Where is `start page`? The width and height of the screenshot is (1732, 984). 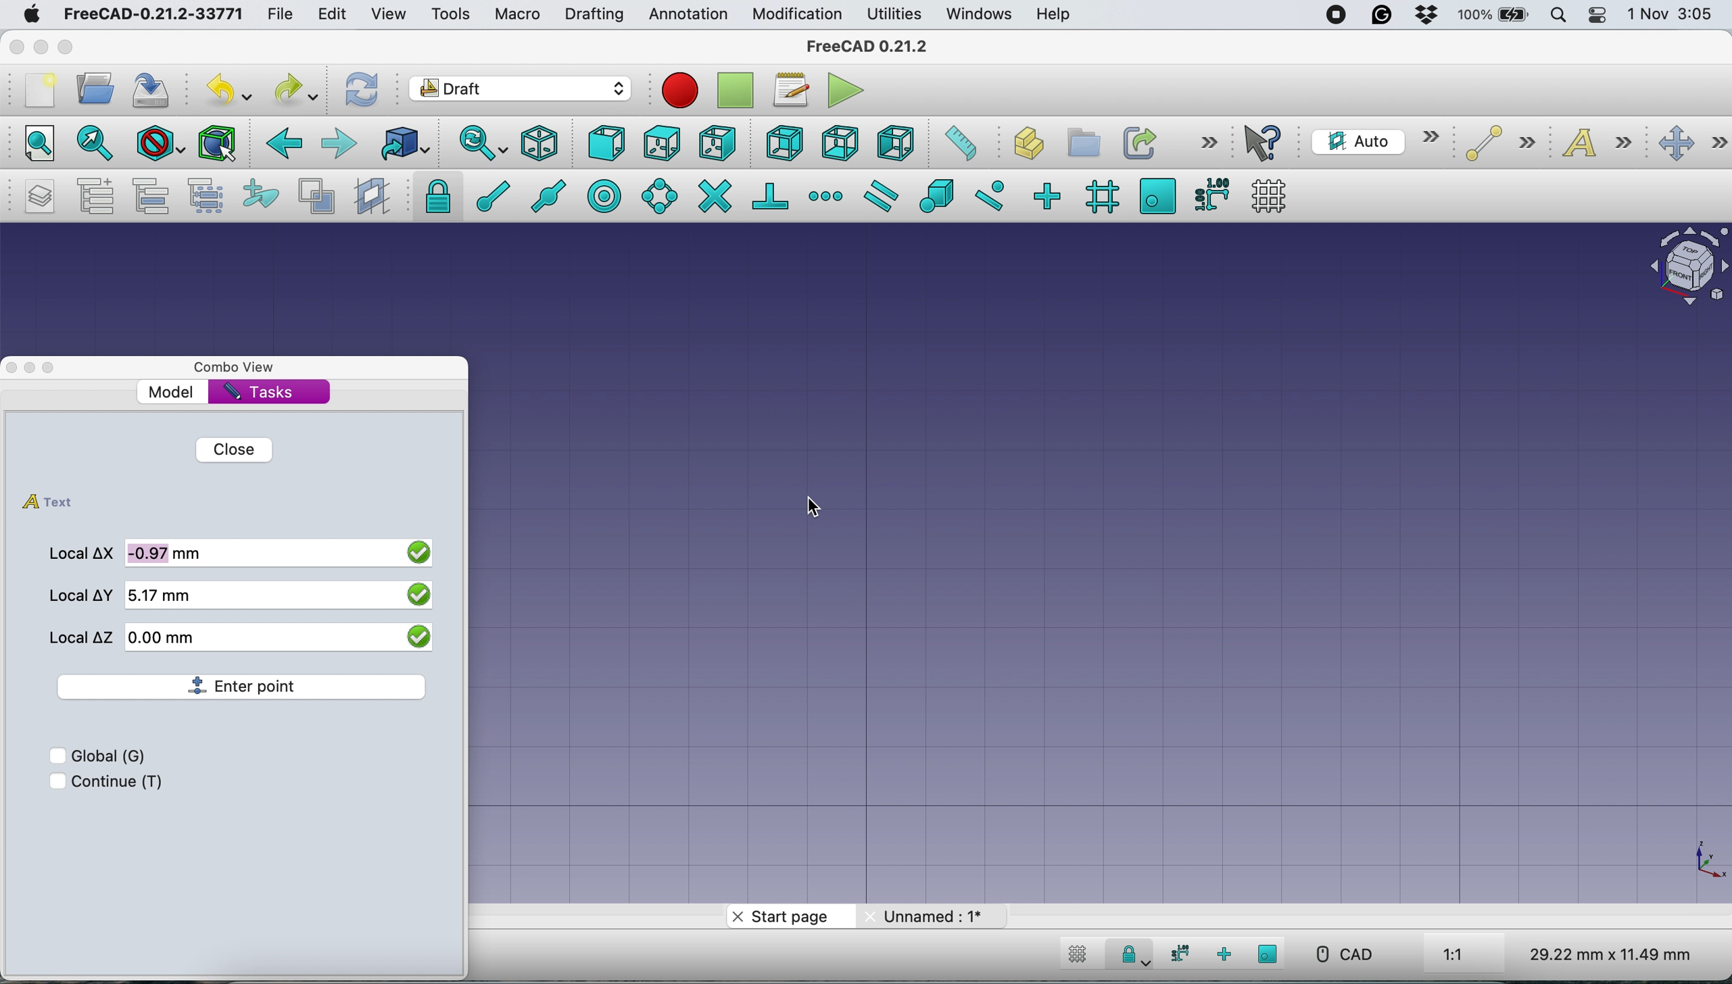 start page is located at coordinates (775, 914).